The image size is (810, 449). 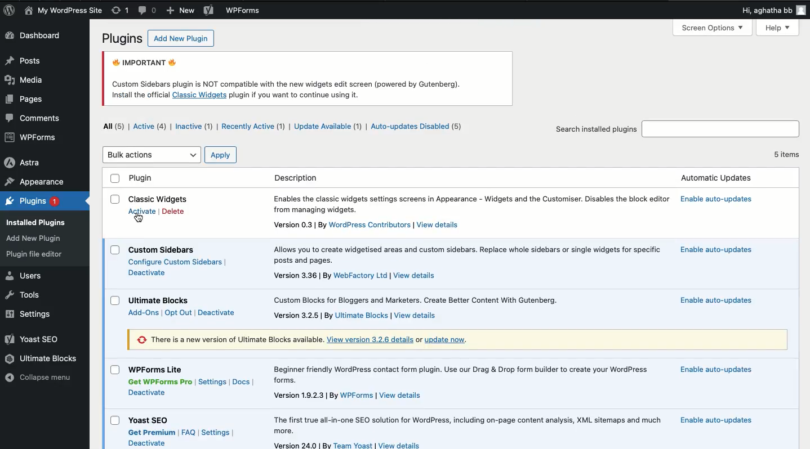 What do you see at coordinates (146, 392) in the screenshot?
I see `Deactive` at bounding box center [146, 392].